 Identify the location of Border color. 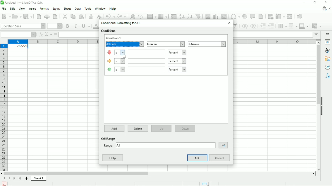
(304, 26).